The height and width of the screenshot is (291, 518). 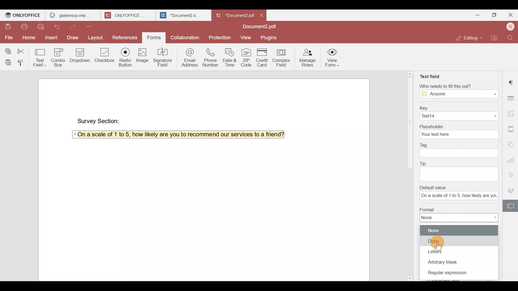 What do you see at coordinates (21, 61) in the screenshot?
I see `Copy style` at bounding box center [21, 61].